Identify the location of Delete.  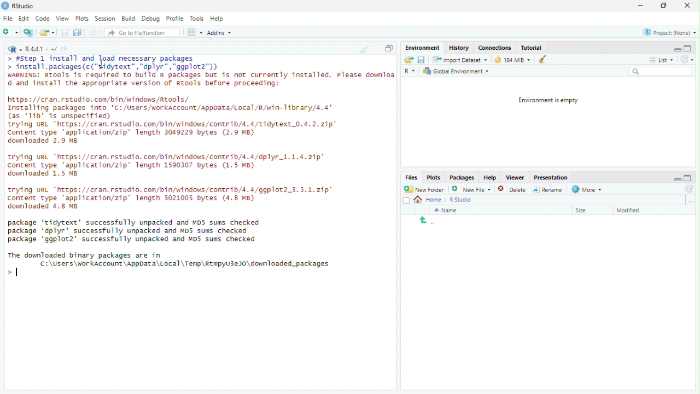
(505, 189).